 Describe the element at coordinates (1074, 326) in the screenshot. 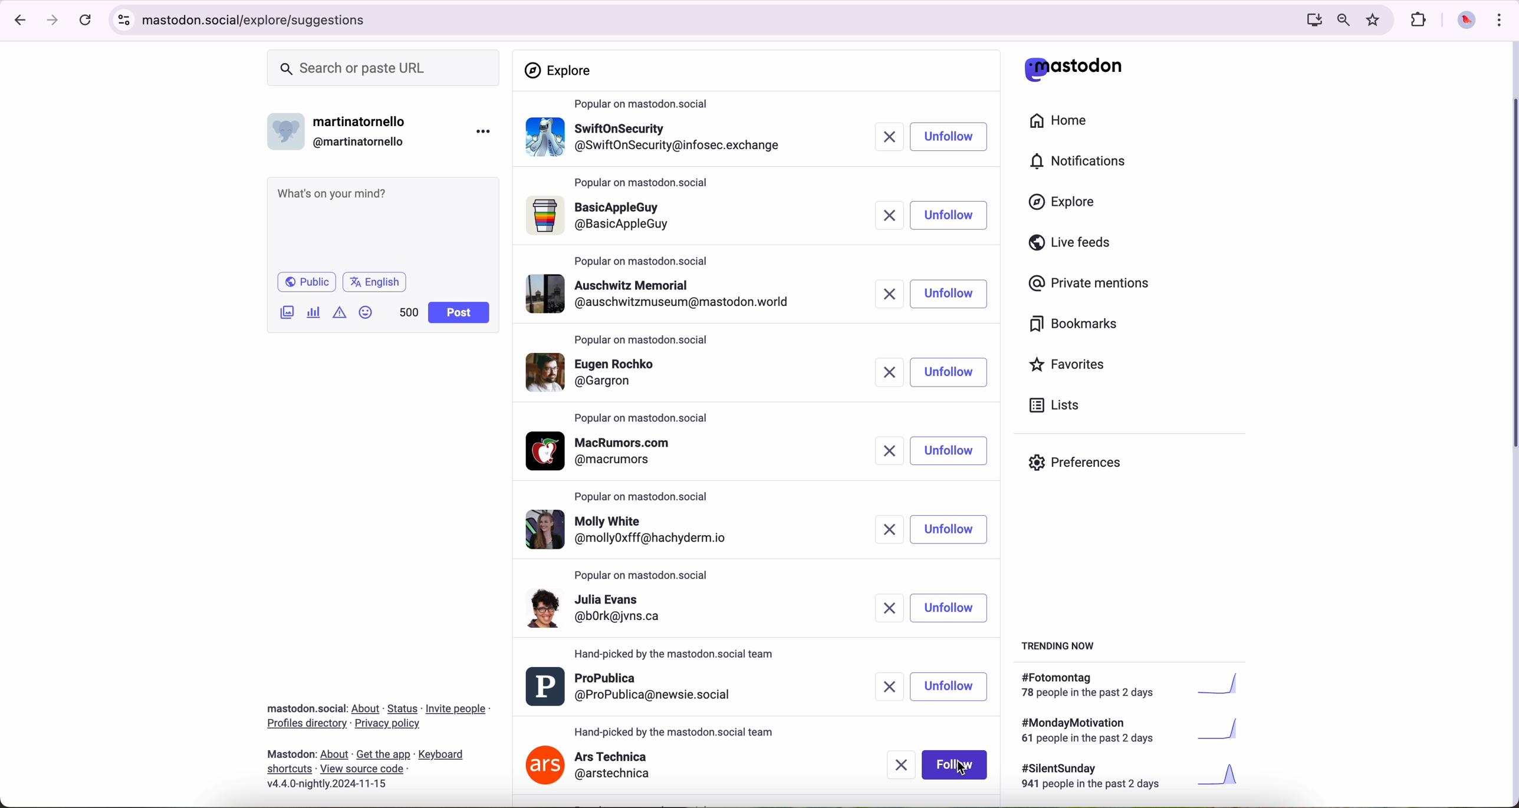

I see `bookmarks` at that location.